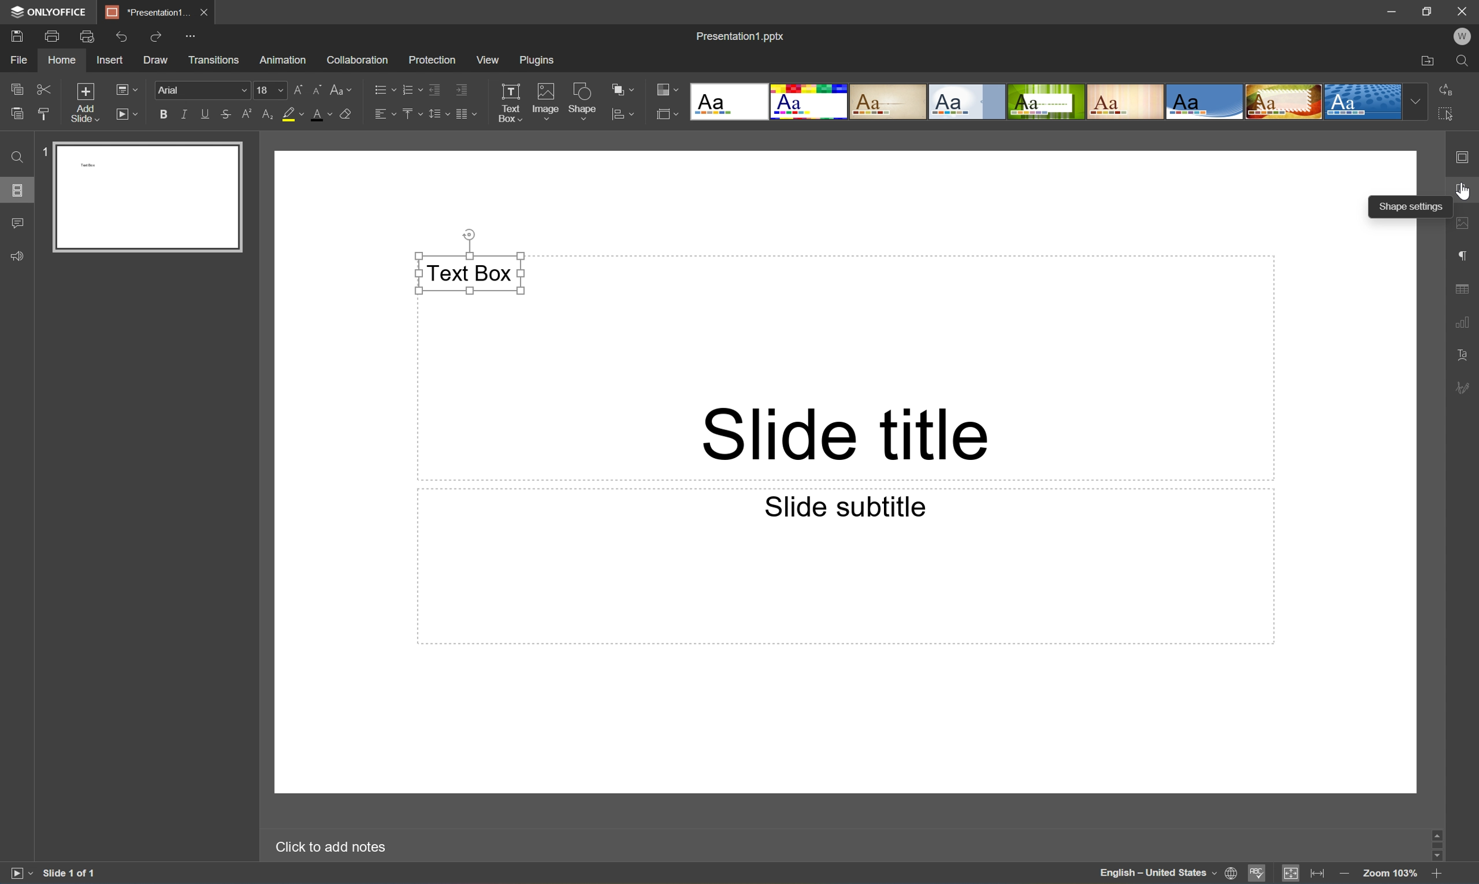  I want to click on *Presentation1..., so click(147, 13).